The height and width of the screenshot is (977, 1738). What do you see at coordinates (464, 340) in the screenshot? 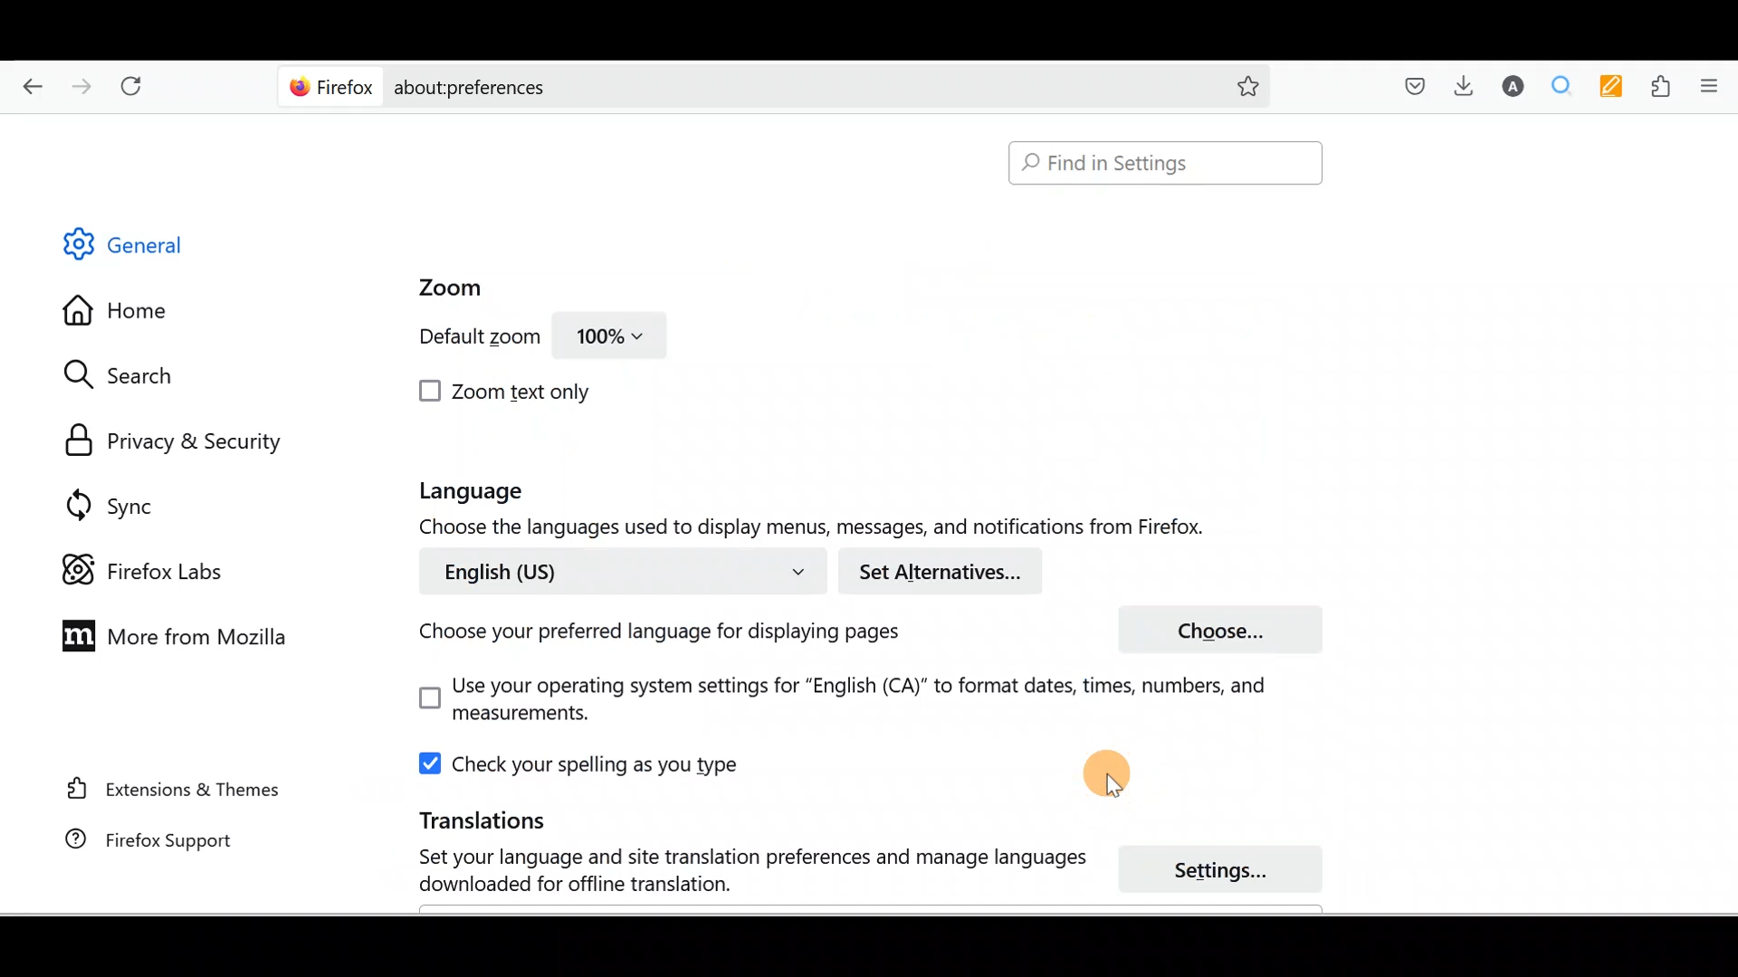
I see `Default zoom` at bounding box center [464, 340].